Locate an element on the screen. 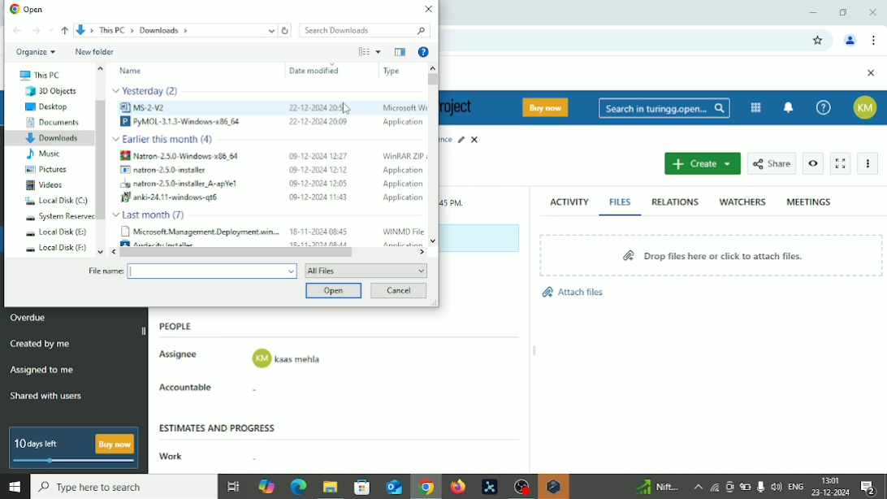  Forward is located at coordinates (33, 31).